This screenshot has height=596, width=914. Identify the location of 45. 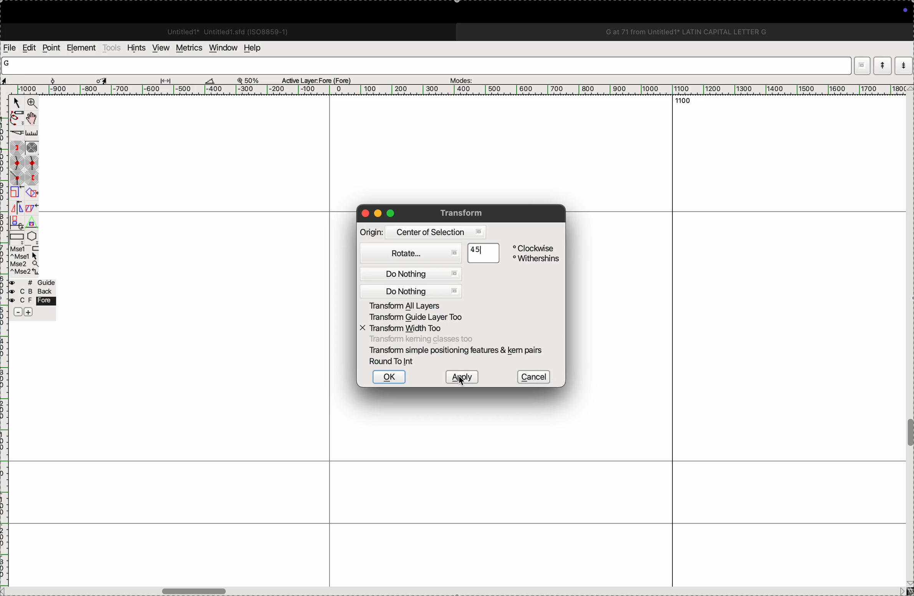
(484, 254).